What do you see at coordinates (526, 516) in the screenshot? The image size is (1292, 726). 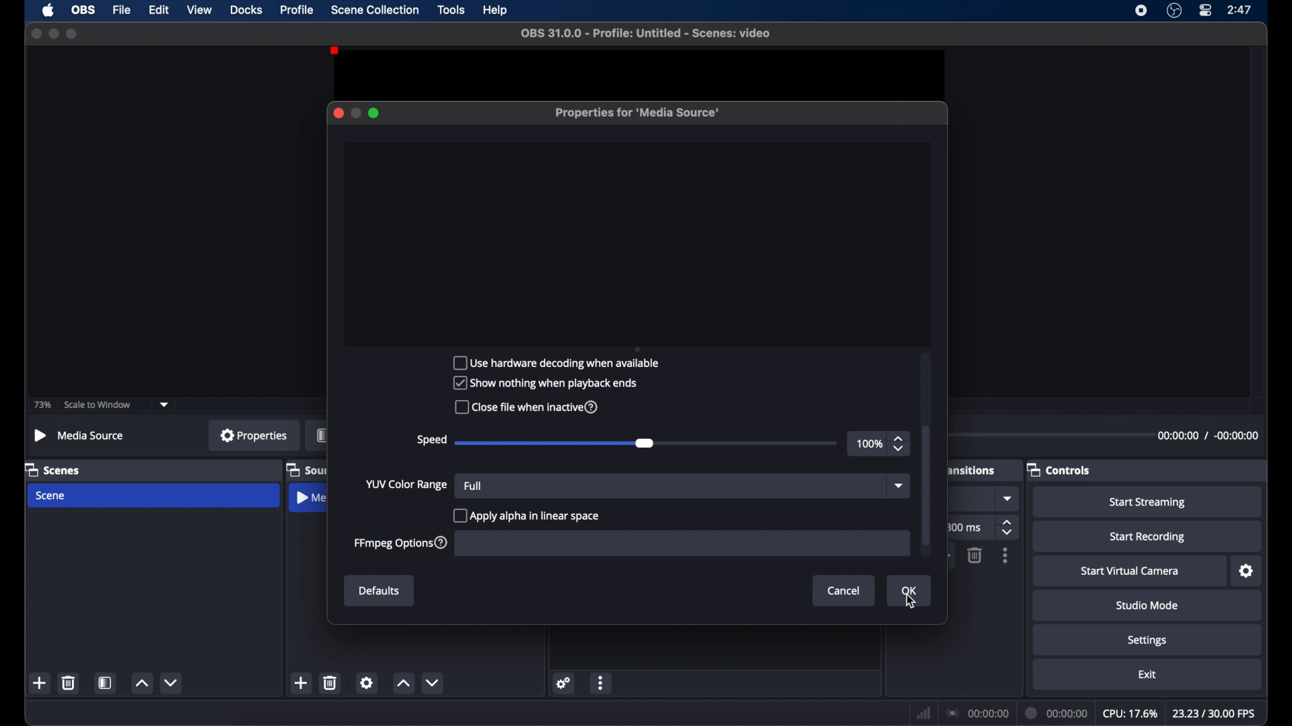 I see `checkbox` at bounding box center [526, 516].